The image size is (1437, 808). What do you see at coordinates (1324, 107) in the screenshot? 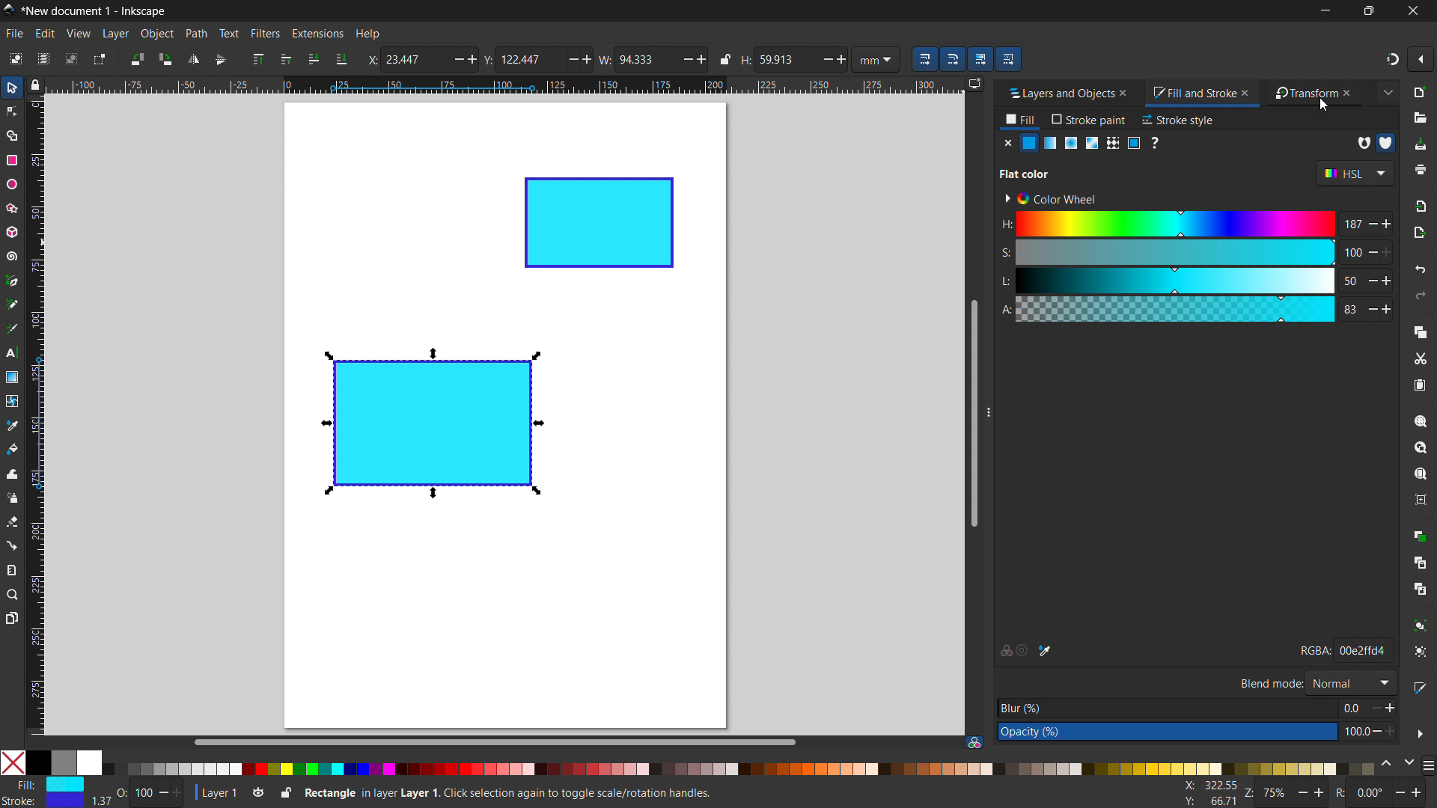
I see `cursor` at bounding box center [1324, 107].